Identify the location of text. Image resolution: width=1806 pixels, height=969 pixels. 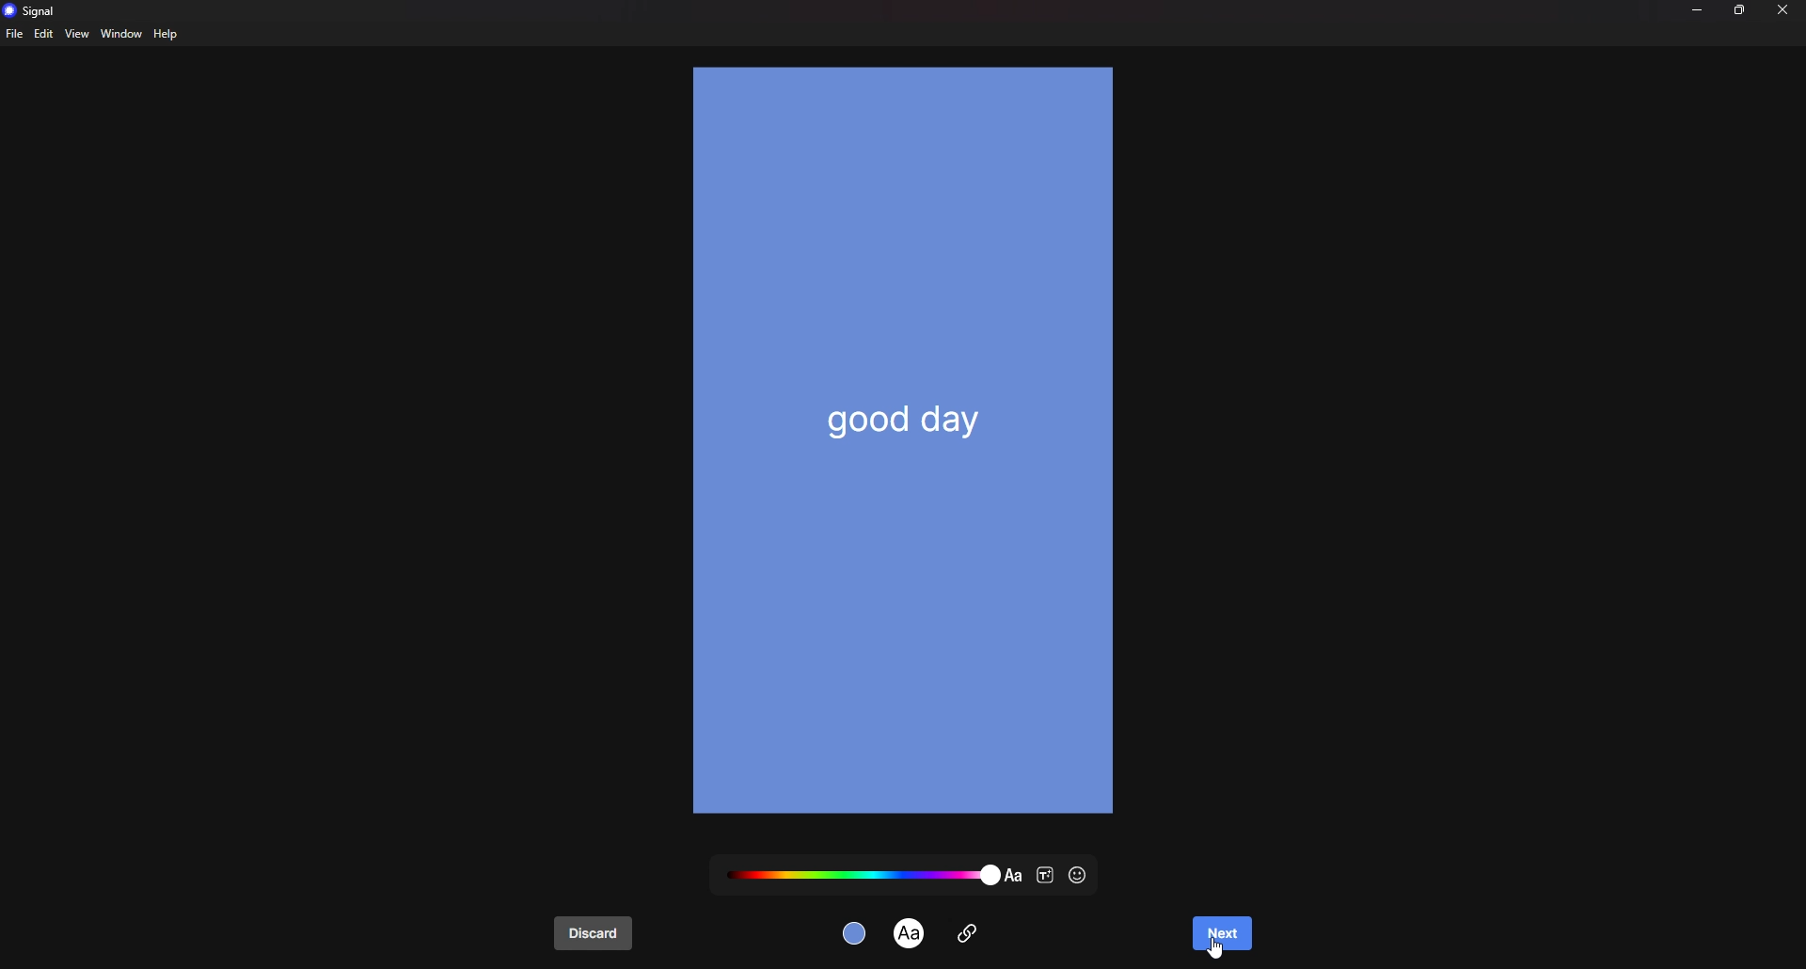
(910, 419).